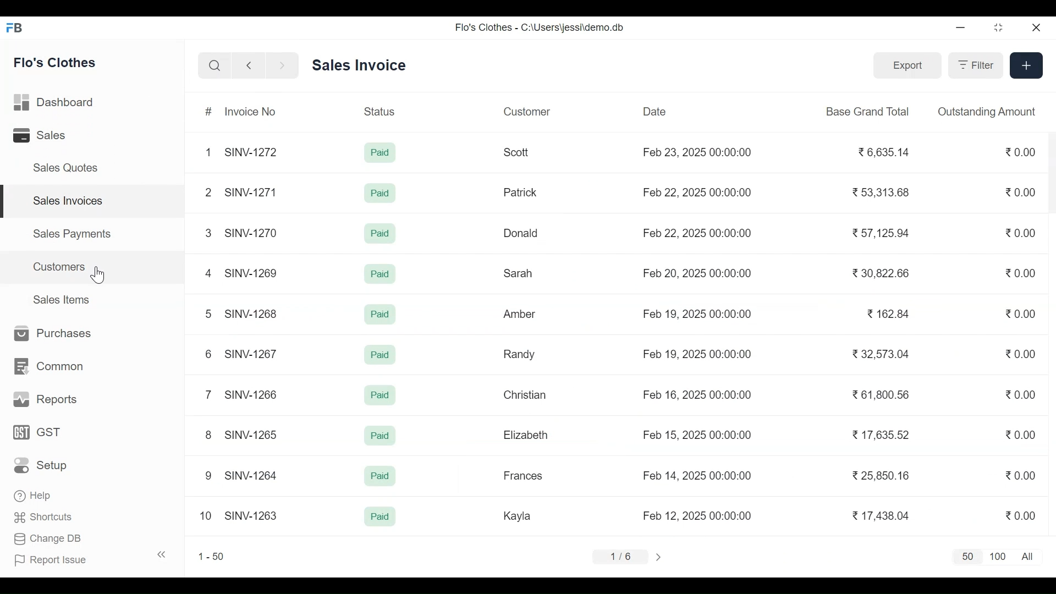 Image resolution: width=1056 pixels, height=594 pixels. I want to click on 53,313.68, so click(882, 192).